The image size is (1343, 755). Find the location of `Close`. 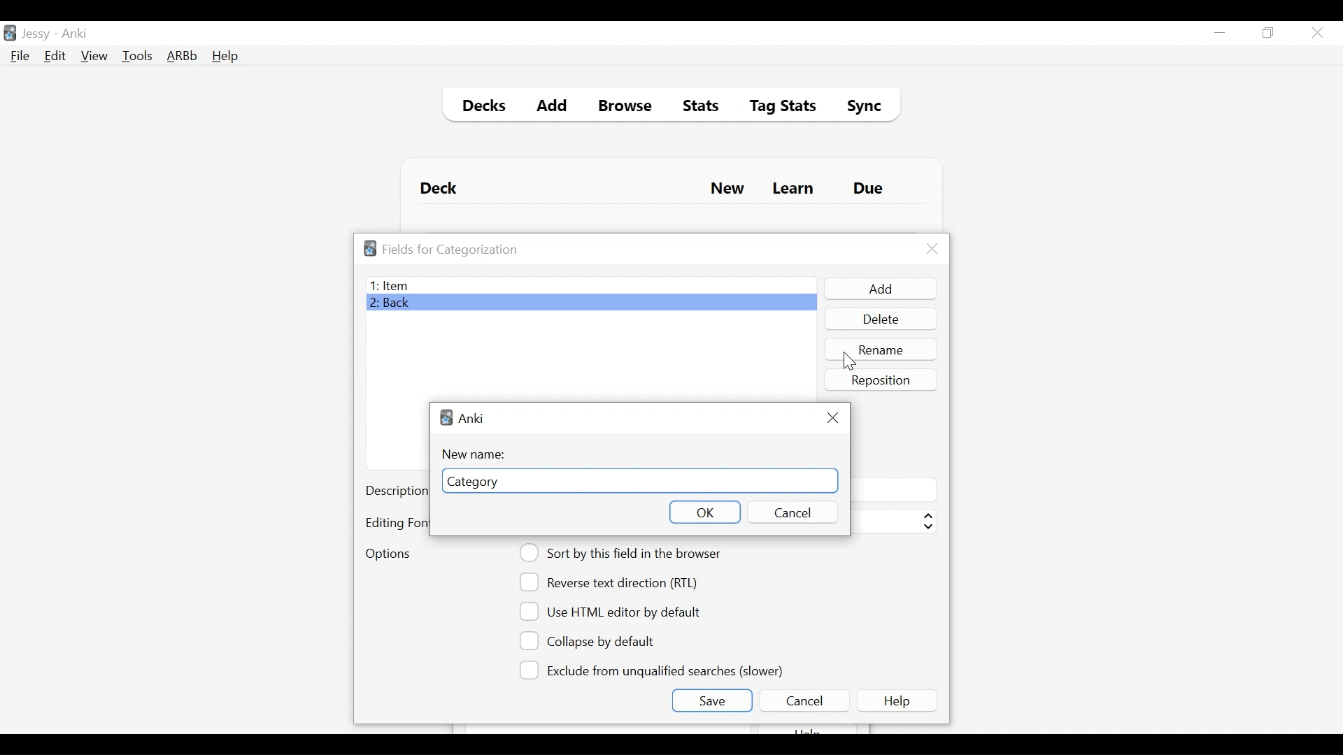

Close is located at coordinates (932, 249).